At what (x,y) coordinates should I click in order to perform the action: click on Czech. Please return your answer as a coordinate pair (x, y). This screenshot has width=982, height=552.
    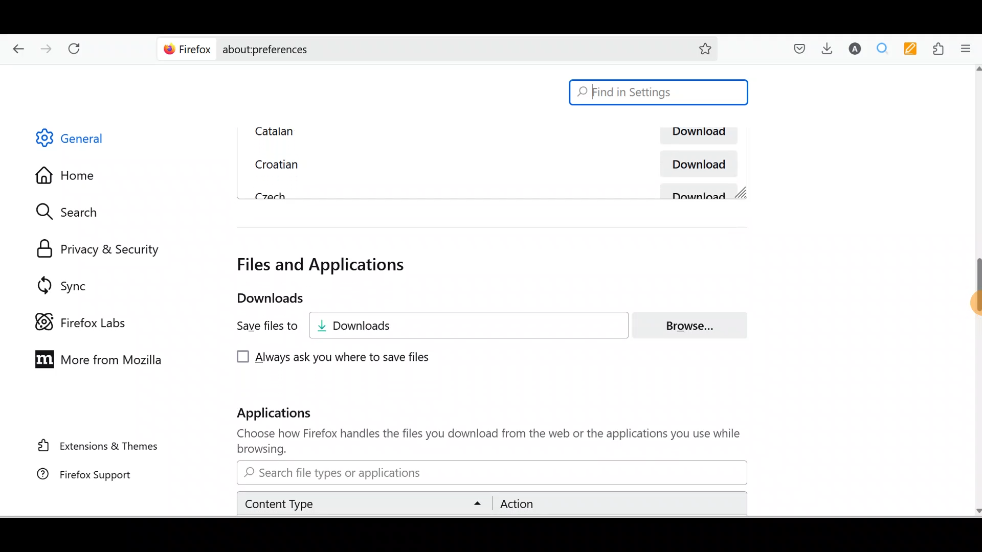
    Looking at the image, I should click on (268, 194).